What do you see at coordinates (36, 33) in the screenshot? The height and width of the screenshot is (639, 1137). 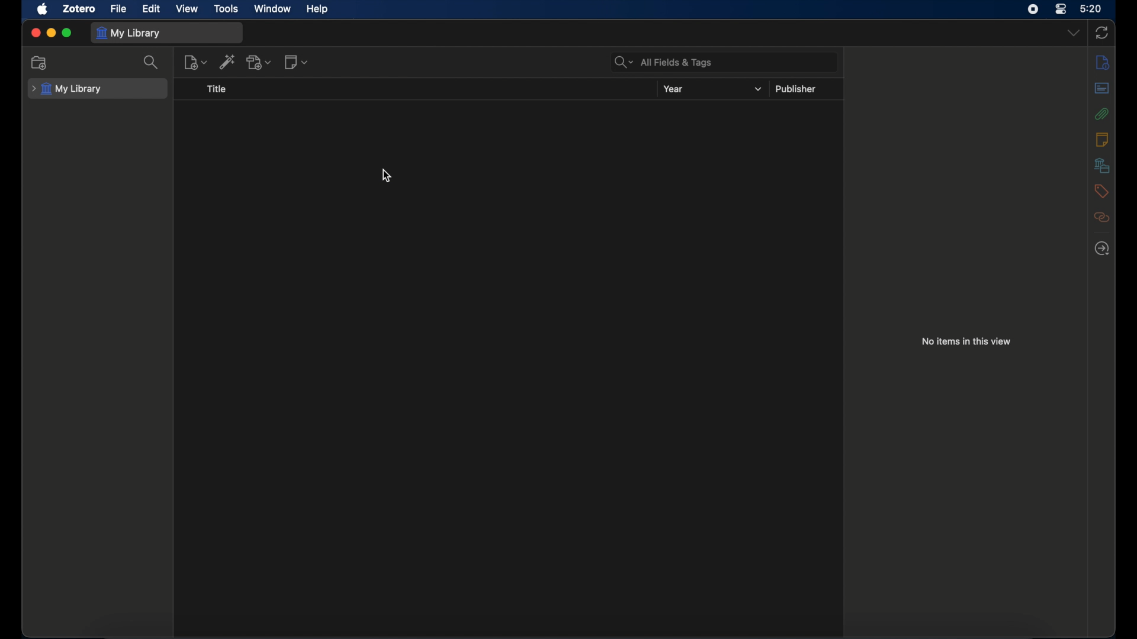 I see `close` at bounding box center [36, 33].